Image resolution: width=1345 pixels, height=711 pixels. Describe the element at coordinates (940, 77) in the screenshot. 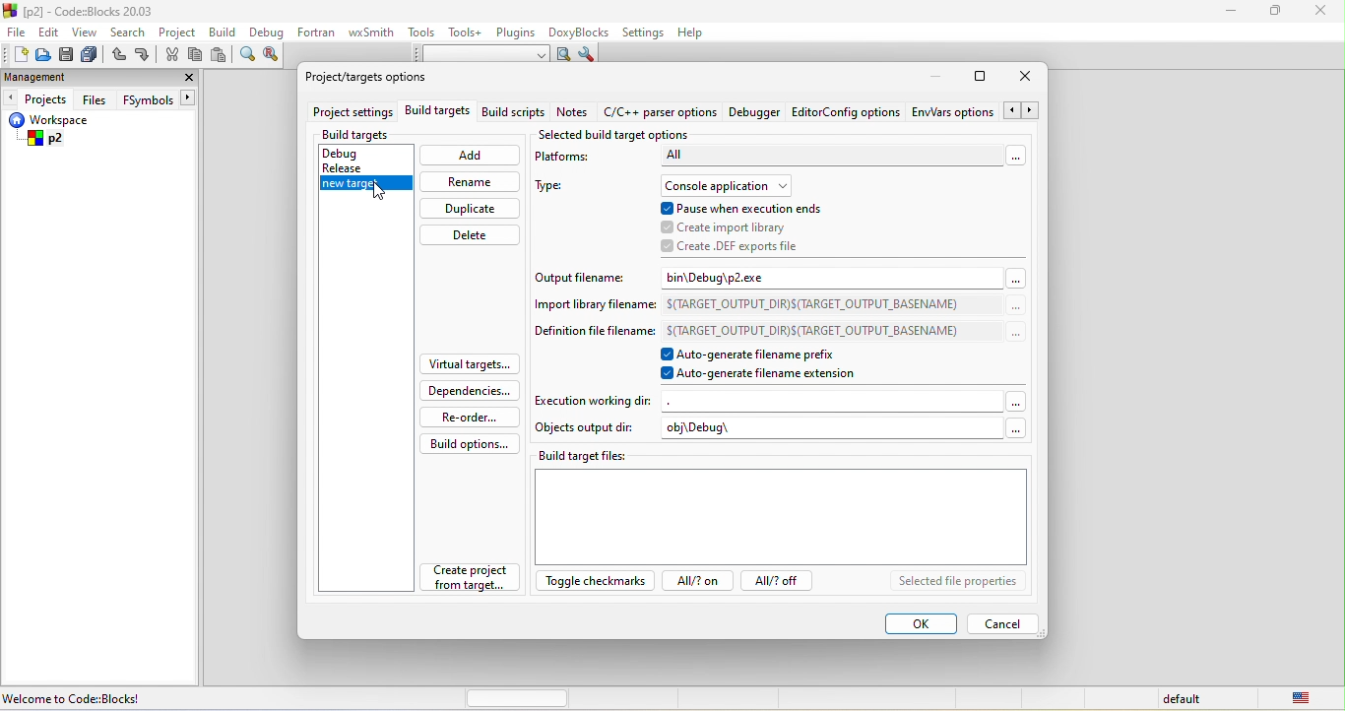

I see `minimize` at that location.